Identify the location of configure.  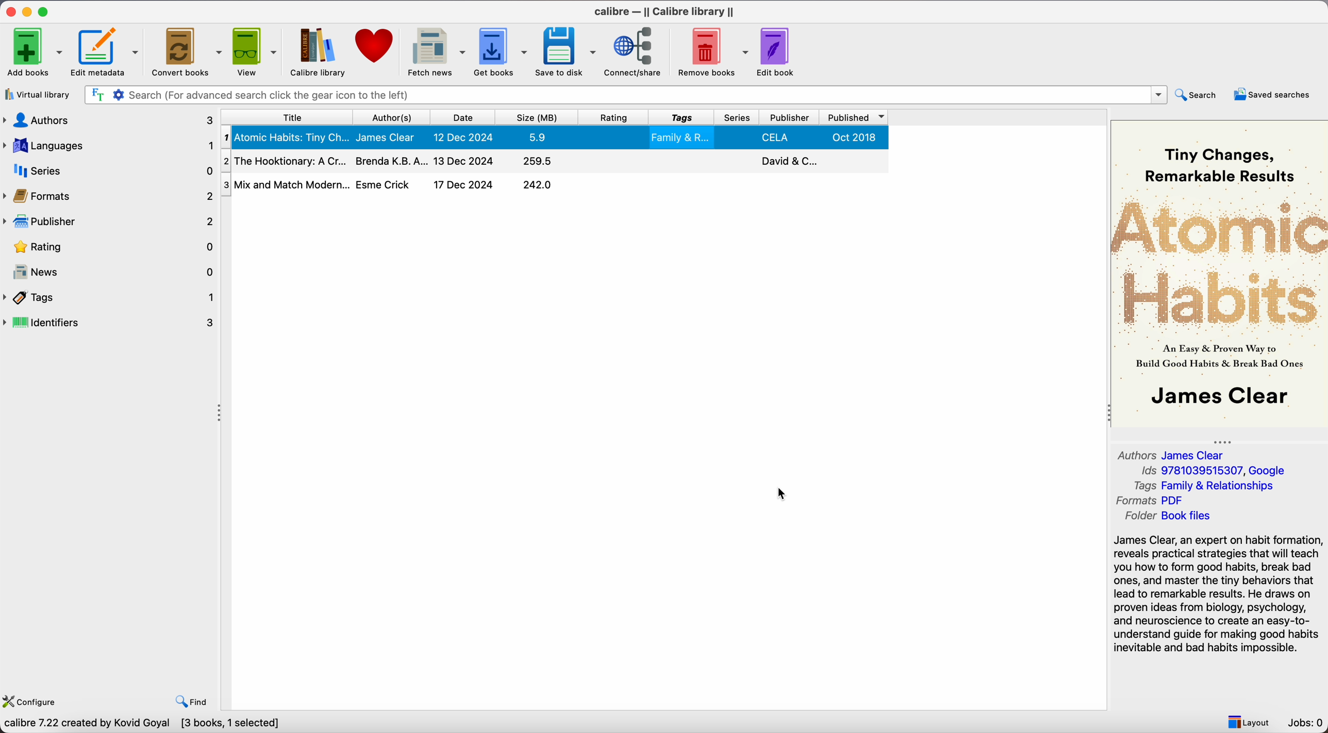
(31, 701).